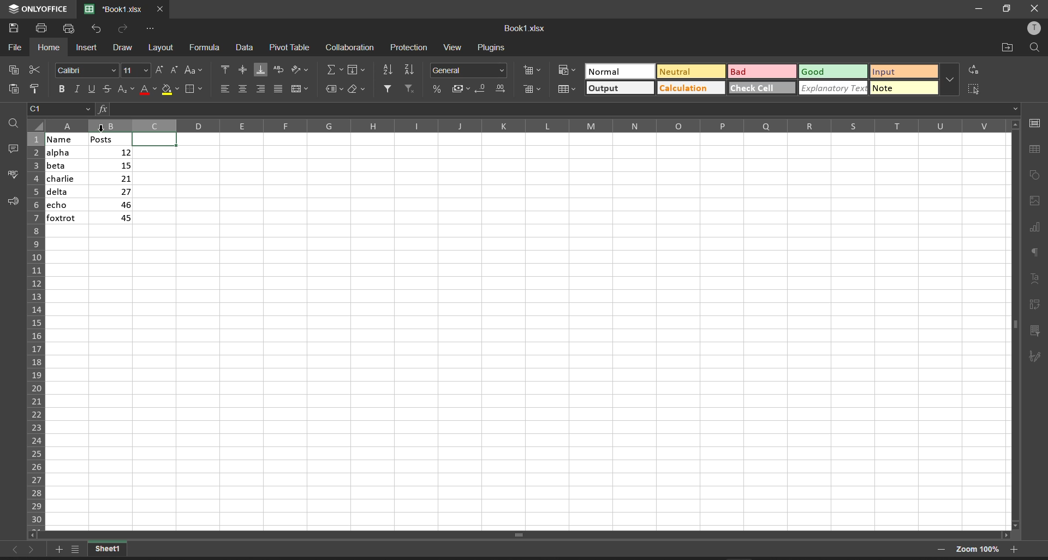 This screenshot has width=1048, height=560. Describe the element at coordinates (14, 201) in the screenshot. I see `support and feedback` at that location.